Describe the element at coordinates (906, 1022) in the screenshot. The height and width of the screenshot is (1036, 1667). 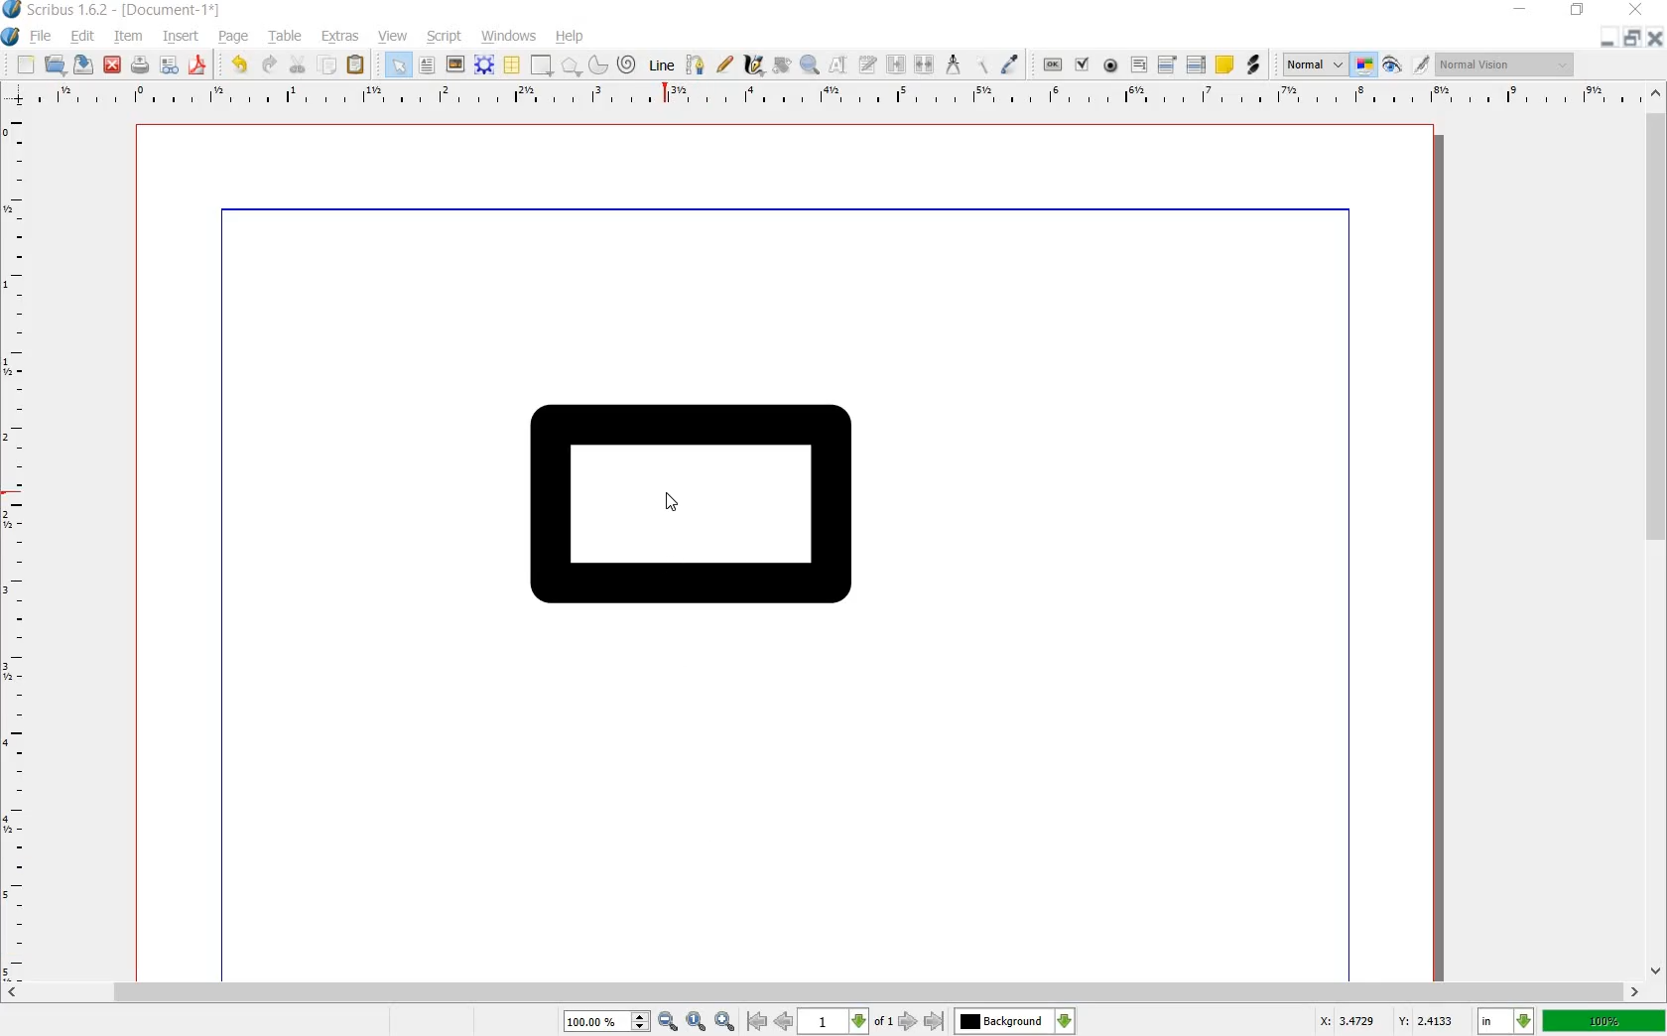
I see `next page` at that location.